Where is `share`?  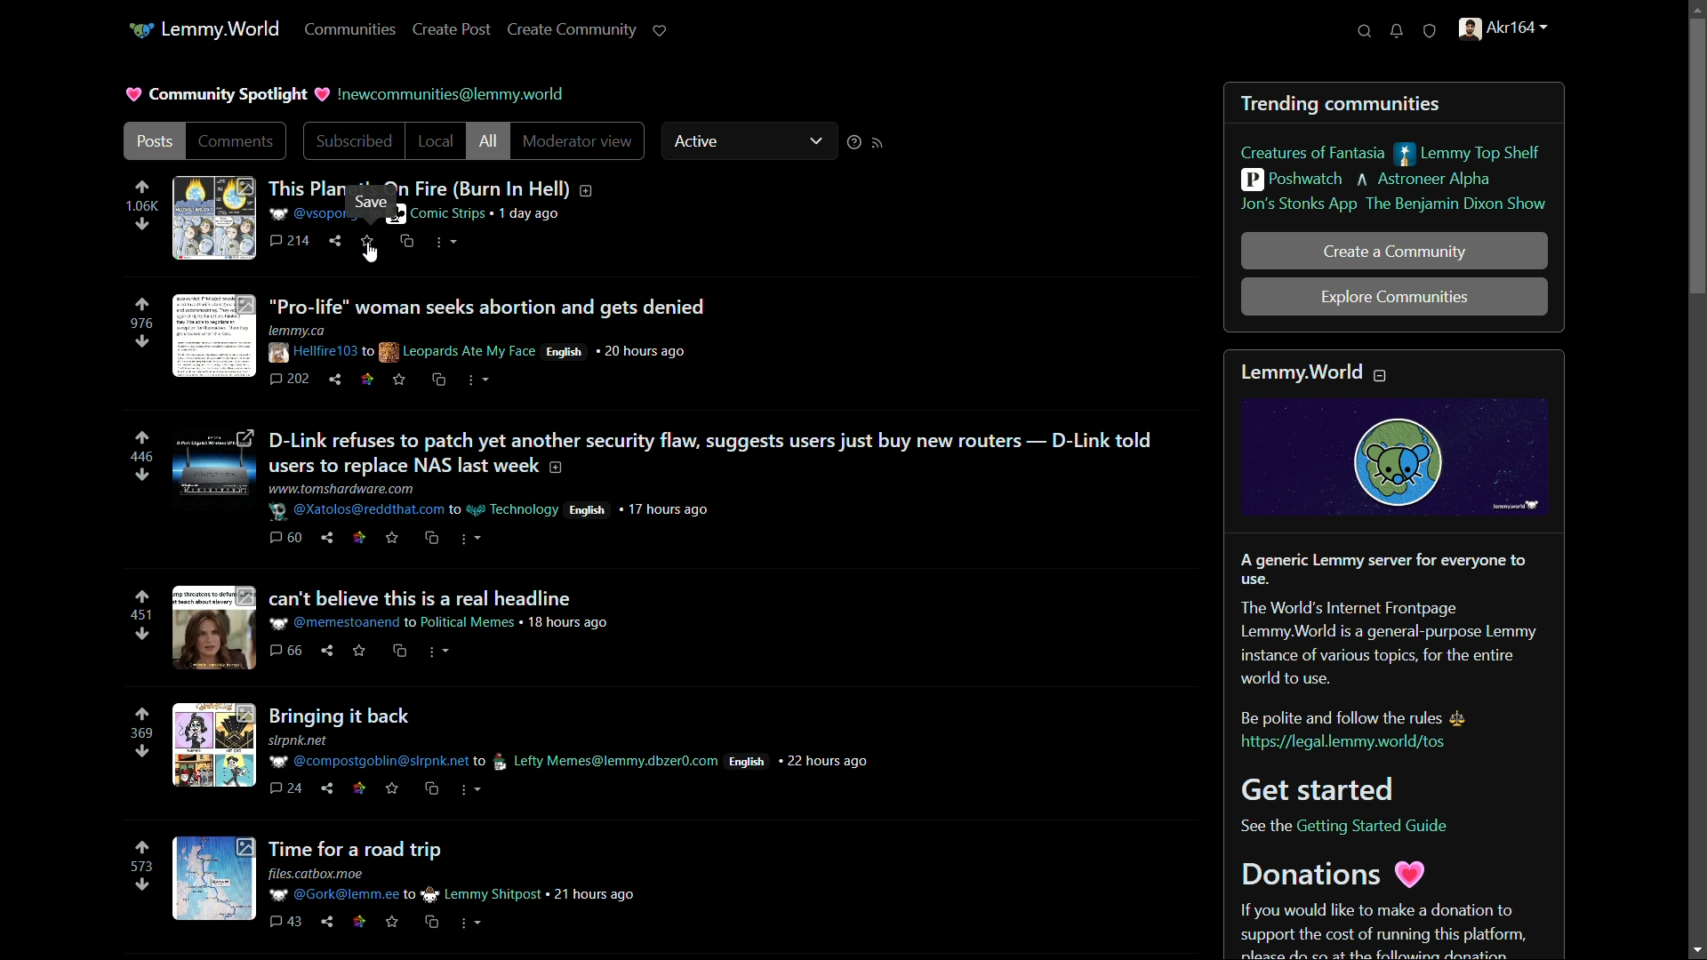
share is located at coordinates (335, 241).